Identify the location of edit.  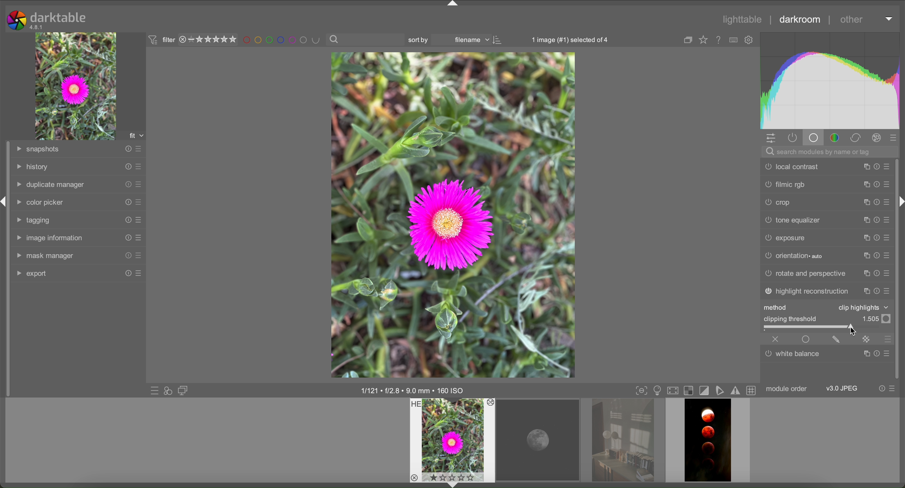
(836, 339).